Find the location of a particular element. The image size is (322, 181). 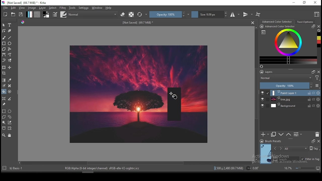

image is located at coordinates (197, 103).